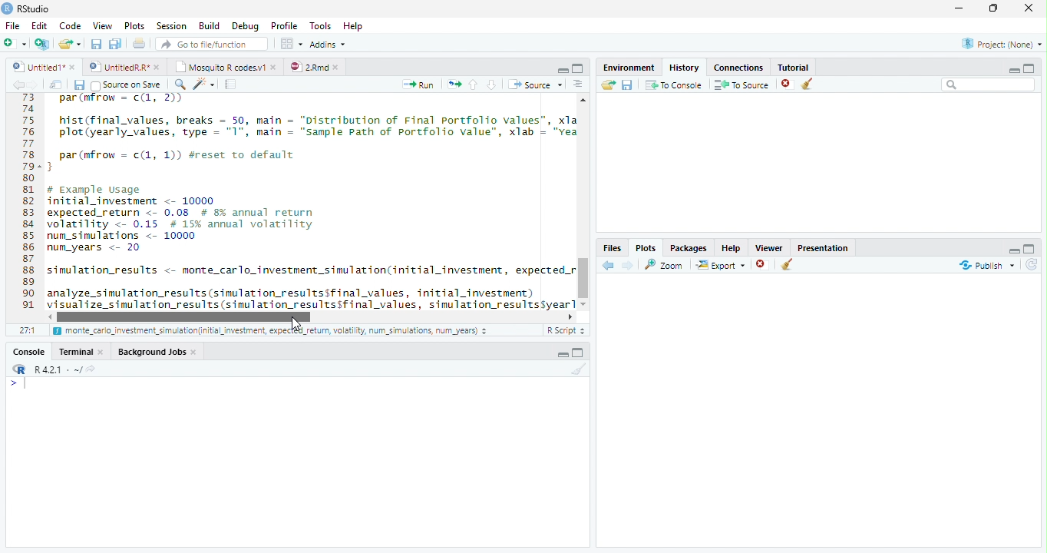 The height and width of the screenshot is (553, 1047). Describe the element at coordinates (609, 265) in the screenshot. I see `Go to previous plot` at that location.